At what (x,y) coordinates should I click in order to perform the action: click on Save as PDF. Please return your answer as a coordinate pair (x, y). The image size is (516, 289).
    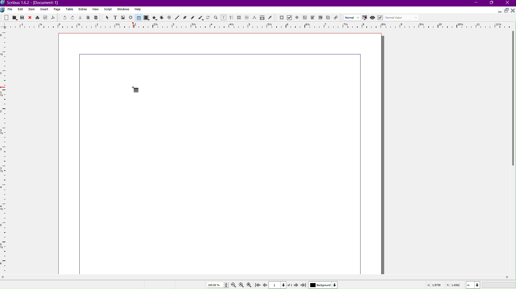
    Looking at the image, I should click on (53, 18).